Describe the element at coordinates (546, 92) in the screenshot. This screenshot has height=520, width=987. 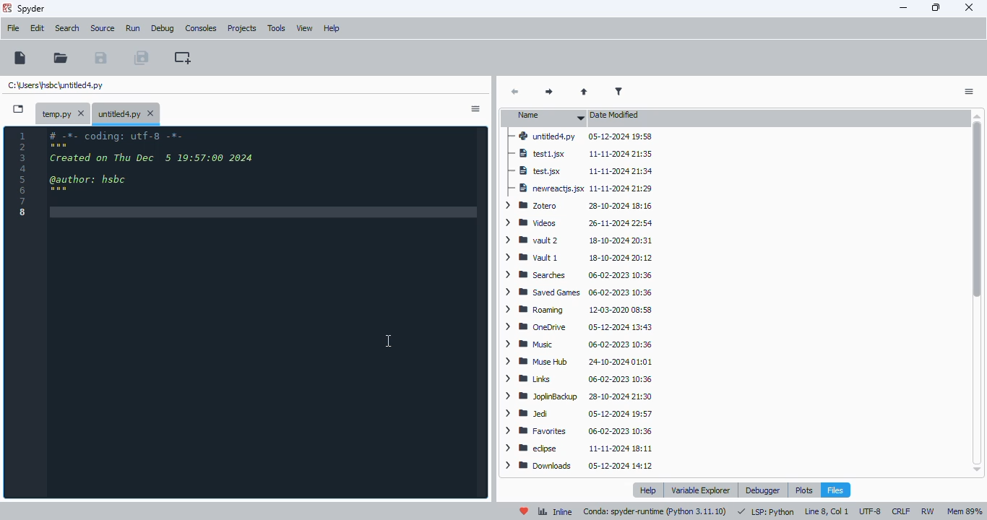
I see `next` at that location.